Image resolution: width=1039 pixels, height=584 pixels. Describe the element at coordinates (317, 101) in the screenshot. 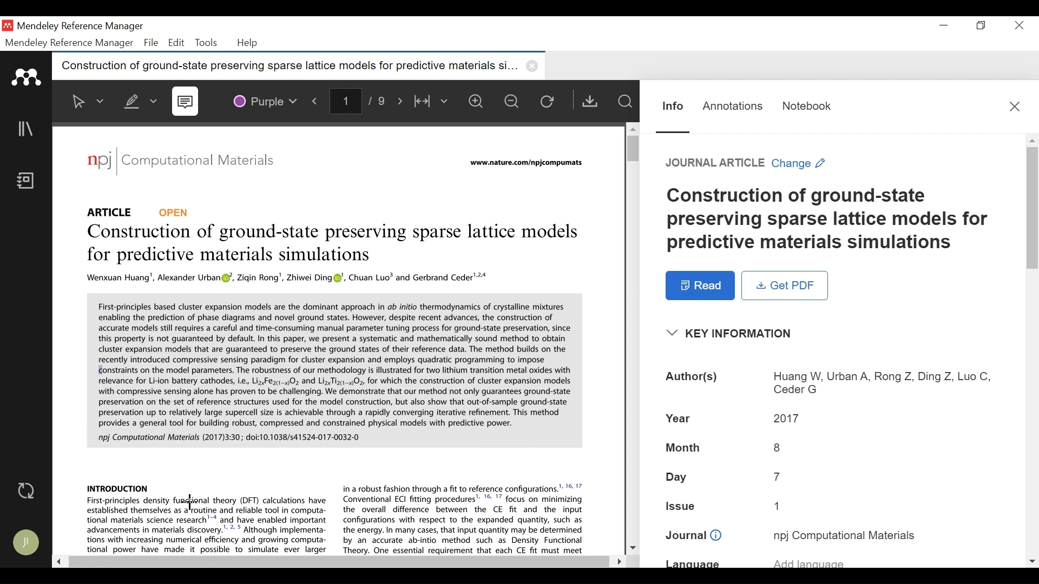

I see `Previous Page` at that location.